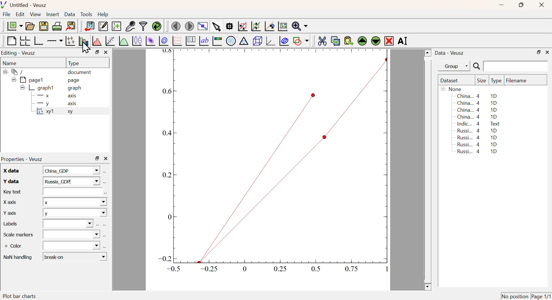 The width and height of the screenshot is (552, 300). Describe the element at coordinates (97, 225) in the screenshot. I see `Select using dataset Browser` at that location.